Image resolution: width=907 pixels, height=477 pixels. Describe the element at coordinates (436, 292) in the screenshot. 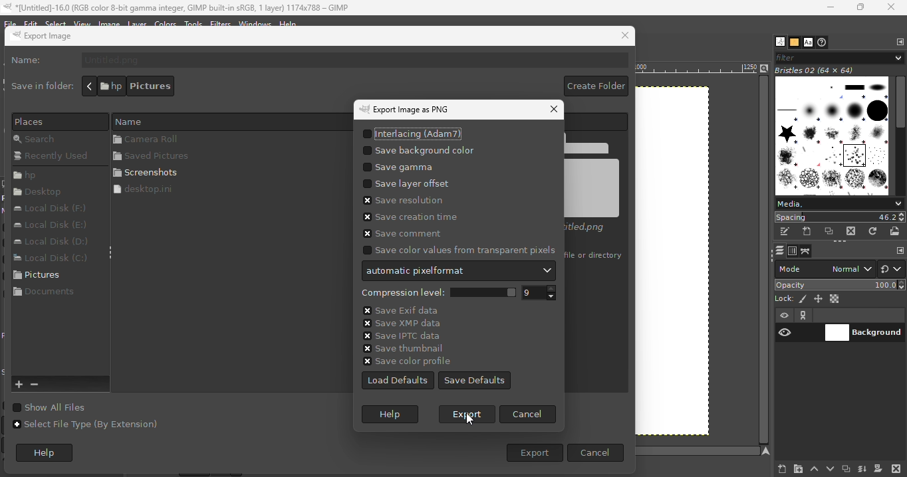

I see `Compression level` at that location.